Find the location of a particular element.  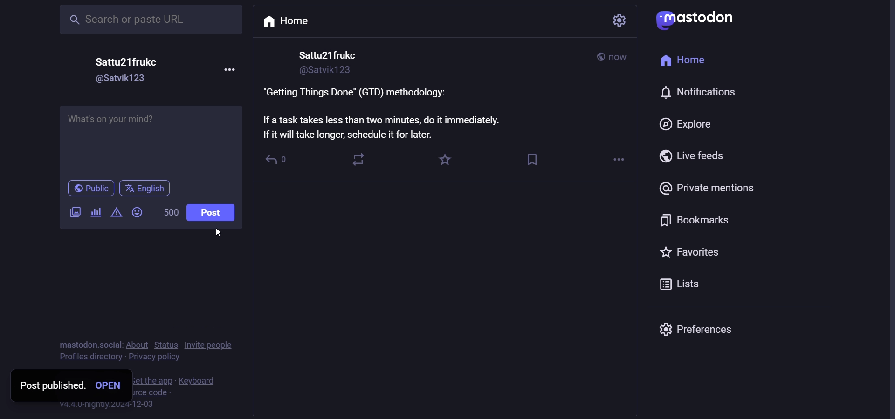

status is located at coordinates (167, 345).